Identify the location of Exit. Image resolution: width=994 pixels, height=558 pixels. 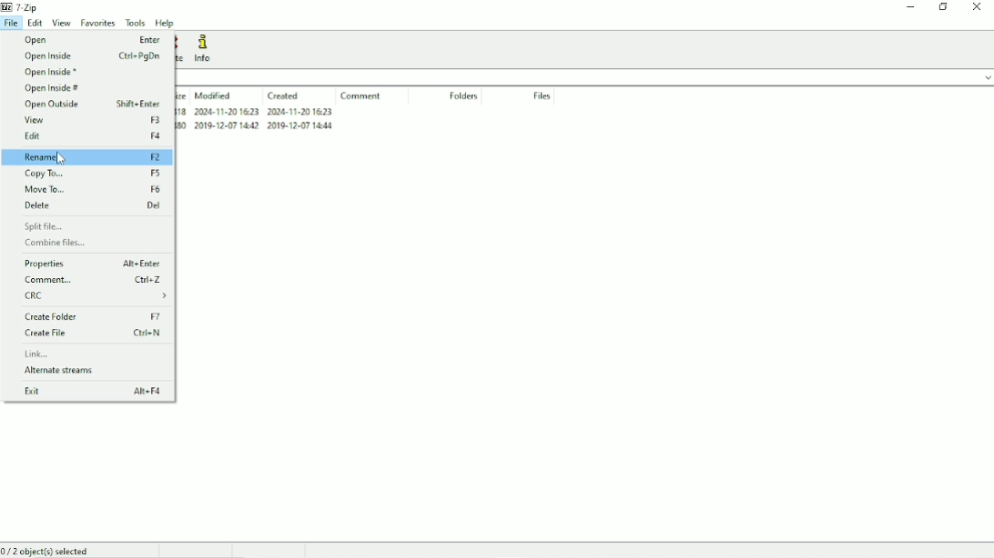
(91, 392).